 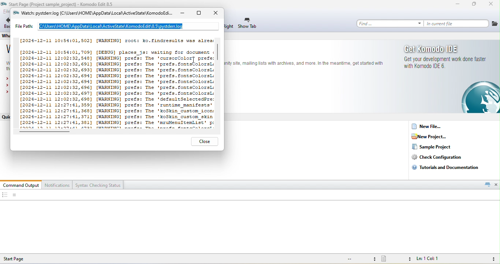 What do you see at coordinates (430, 126) in the screenshot?
I see `new file` at bounding box center [430, 126].